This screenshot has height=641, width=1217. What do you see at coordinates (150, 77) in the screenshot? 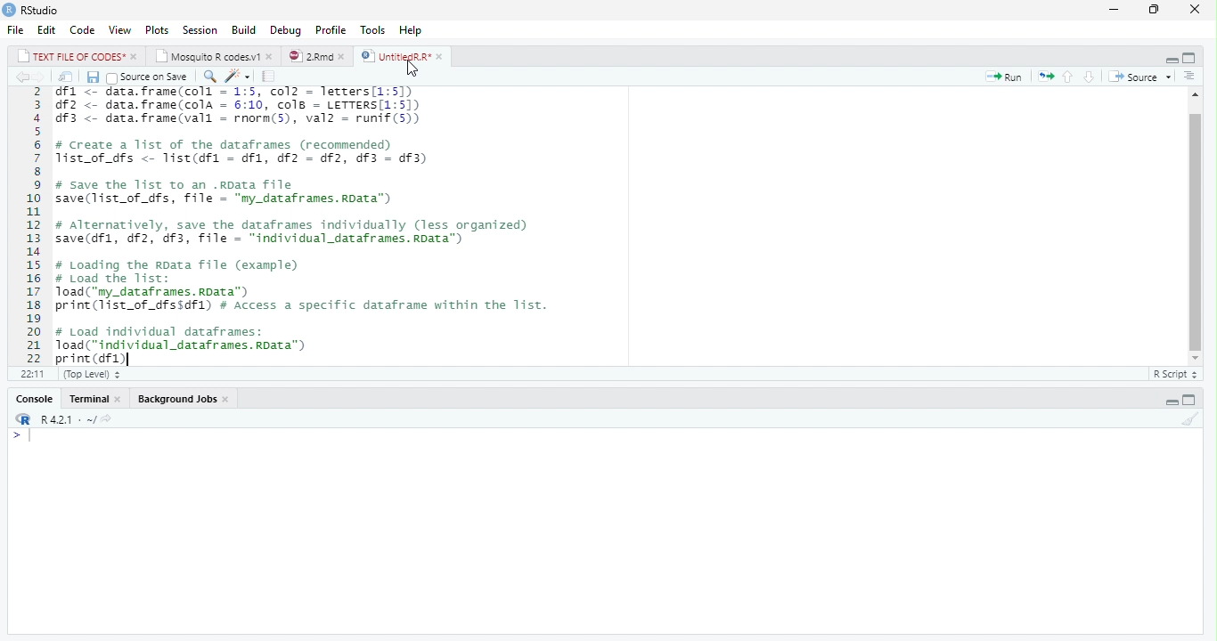
I see `Source on Save` at bounding box center [150, 77].